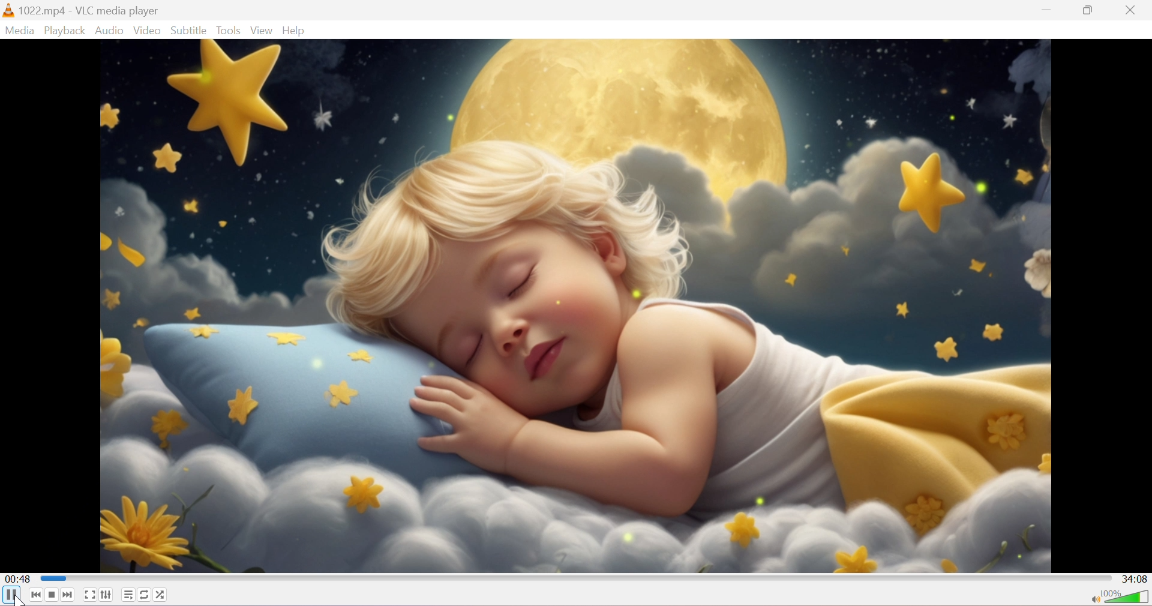 The image size is (1152, 606). Describe the element at coordinates (145, 595) in the screenshot. I see `Click to toggle between loop all, loop one and no loop` at that location.